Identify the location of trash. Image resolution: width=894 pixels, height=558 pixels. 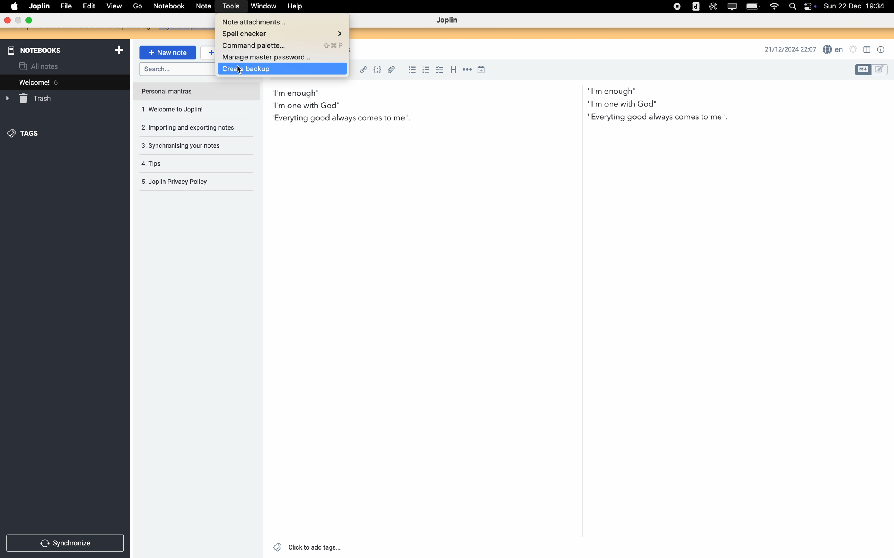
(36, 99).